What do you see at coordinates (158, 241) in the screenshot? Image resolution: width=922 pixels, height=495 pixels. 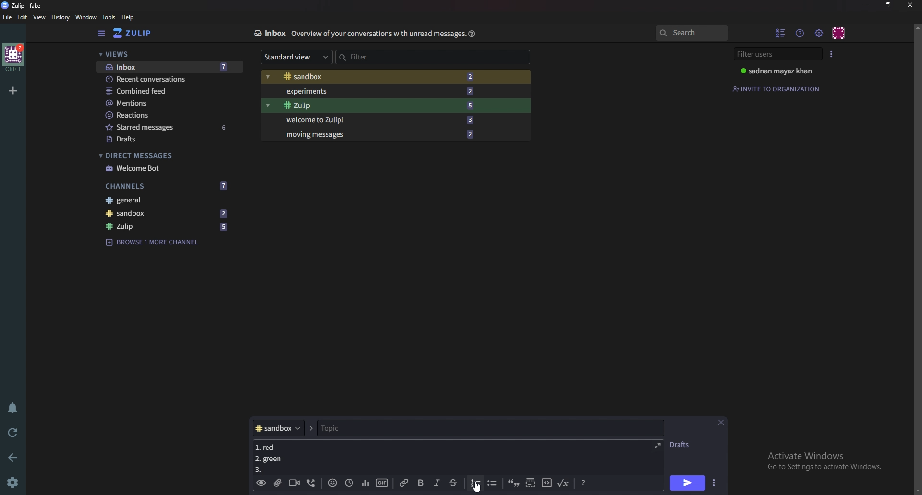 I see `Browse channel` at bounding box center [158, 241].